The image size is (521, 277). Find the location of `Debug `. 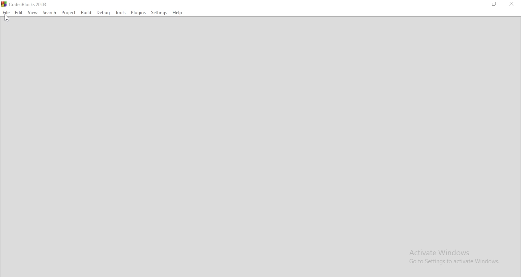

Debug  is located at coordinates (103, 13).